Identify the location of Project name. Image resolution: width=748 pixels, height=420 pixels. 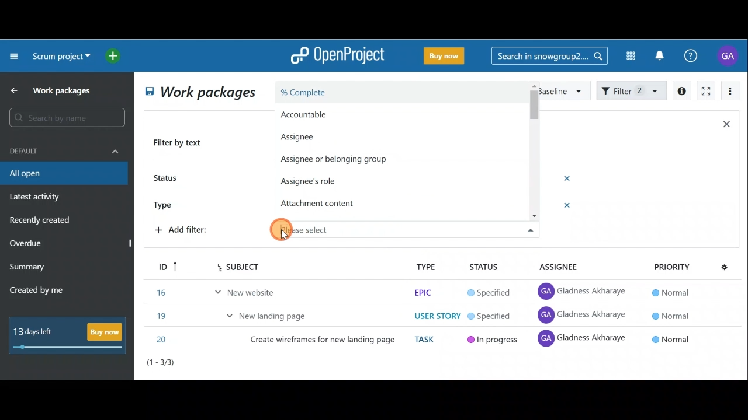
(60, 57).